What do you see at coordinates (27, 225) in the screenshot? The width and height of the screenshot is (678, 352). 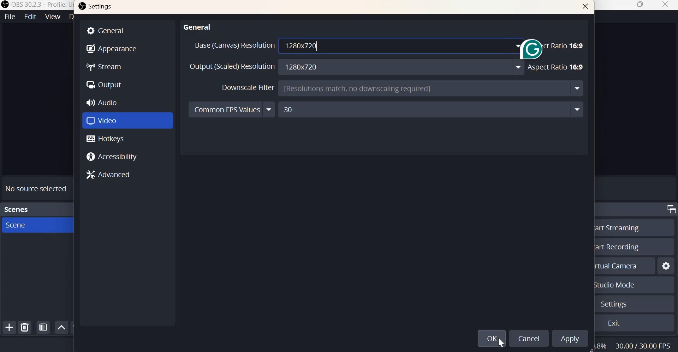 I see `Scene` at bounding box center [27, 225].